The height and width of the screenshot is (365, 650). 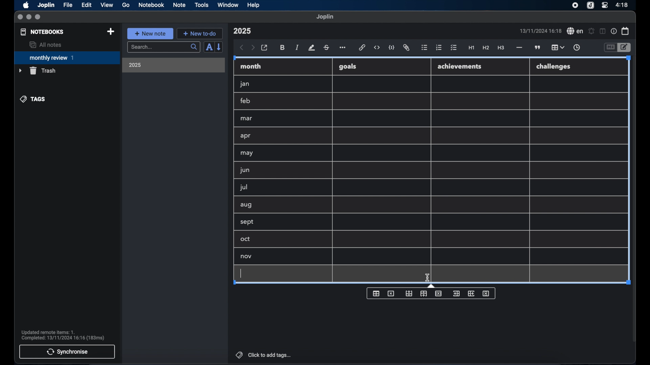 I want to click on view, so click(x=107, y=5).